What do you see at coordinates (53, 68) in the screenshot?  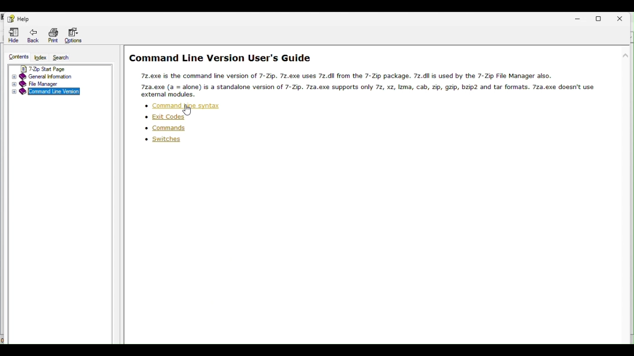 I see `7 zip start page` at bounding box center [53, 68].